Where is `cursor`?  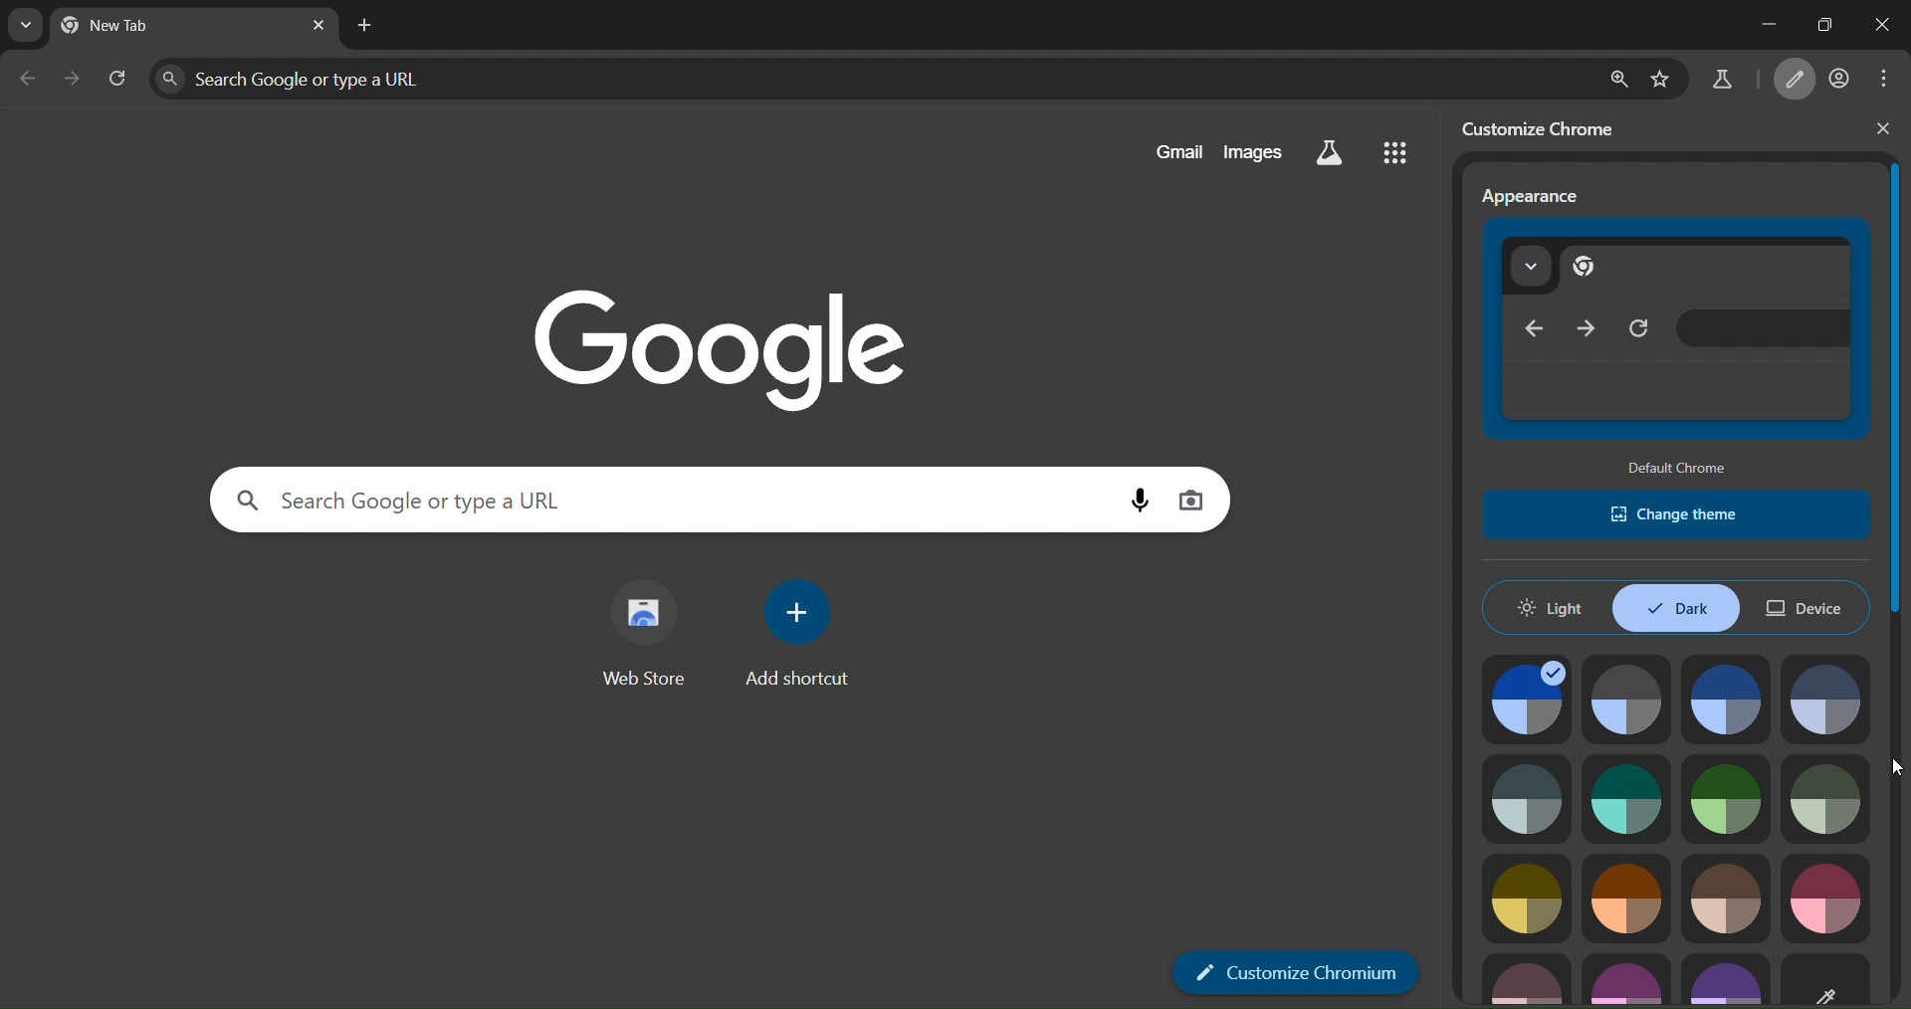 cursor is located at coordinates (1891, 768).